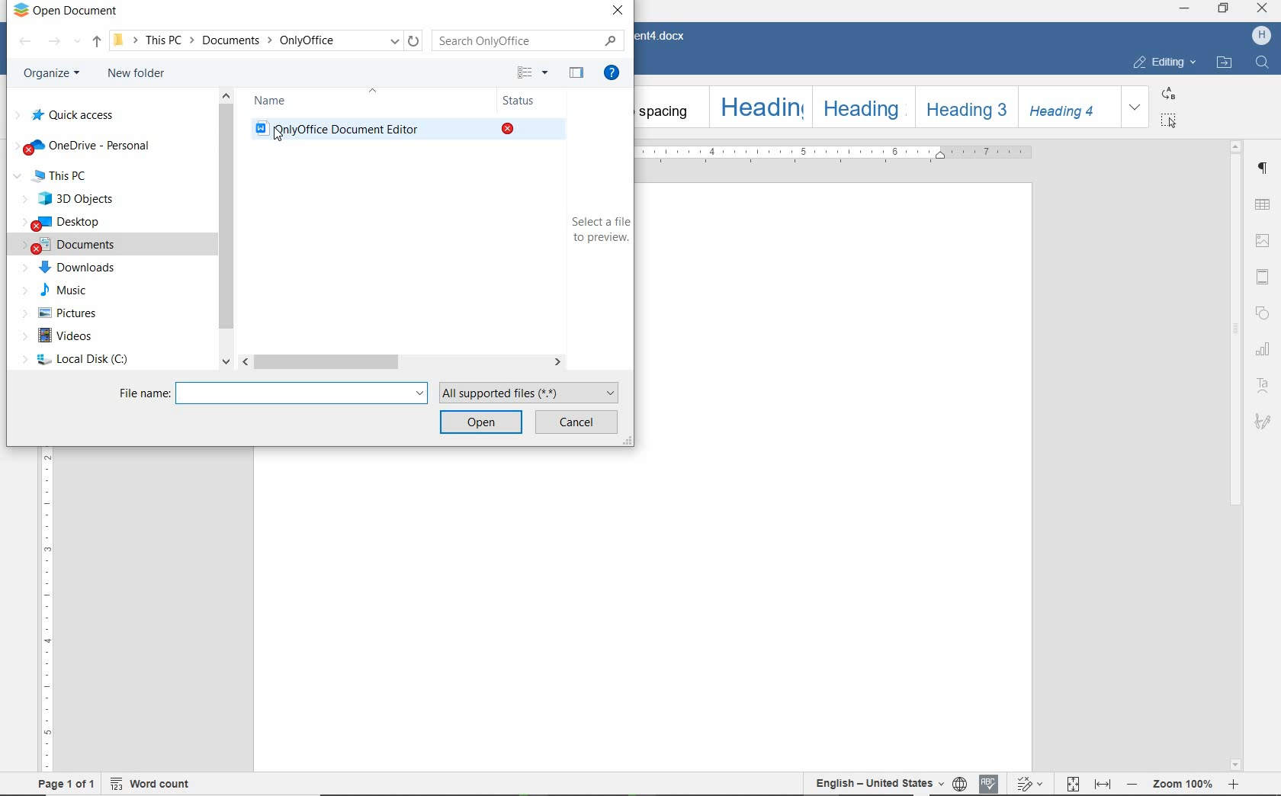 The width and height of the screenshot is (1281, 796). What do you see at coordinates (1135, 108) in the screenshot?
I see `expand` at bounding box center [1135, 108].